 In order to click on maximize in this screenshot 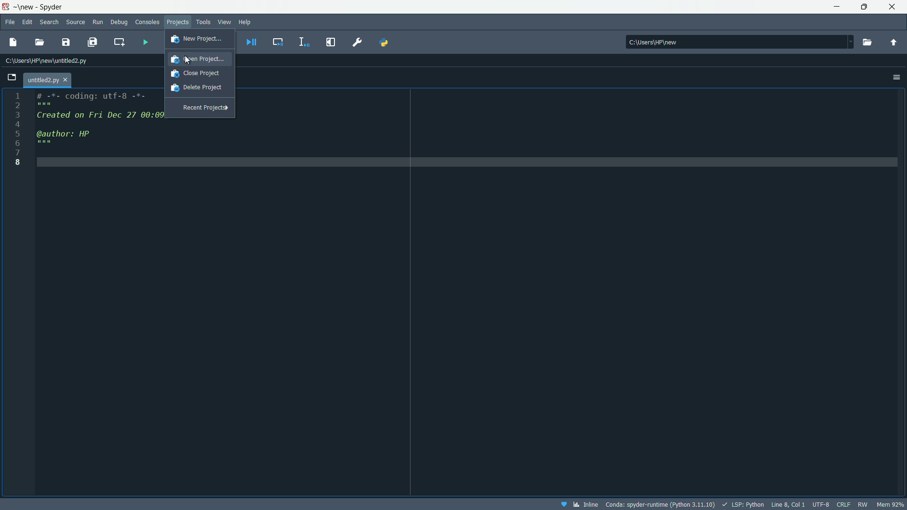, I will do `click(861, 7)`.